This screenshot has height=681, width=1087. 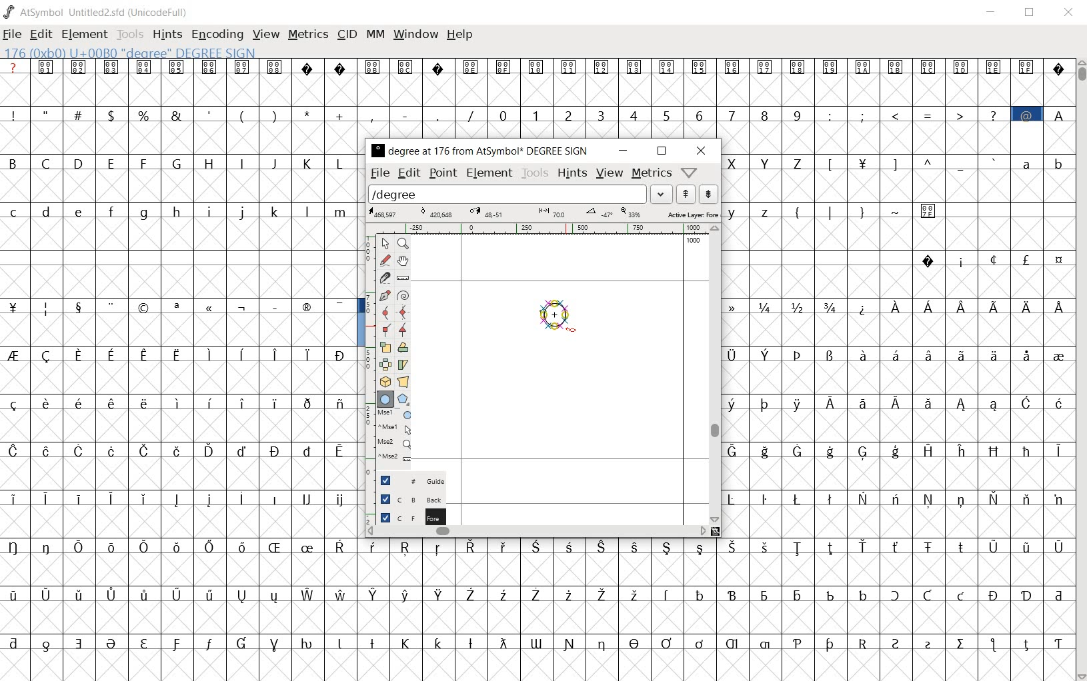 I want to click on Rotate the selection, so click(x=403, y=347).